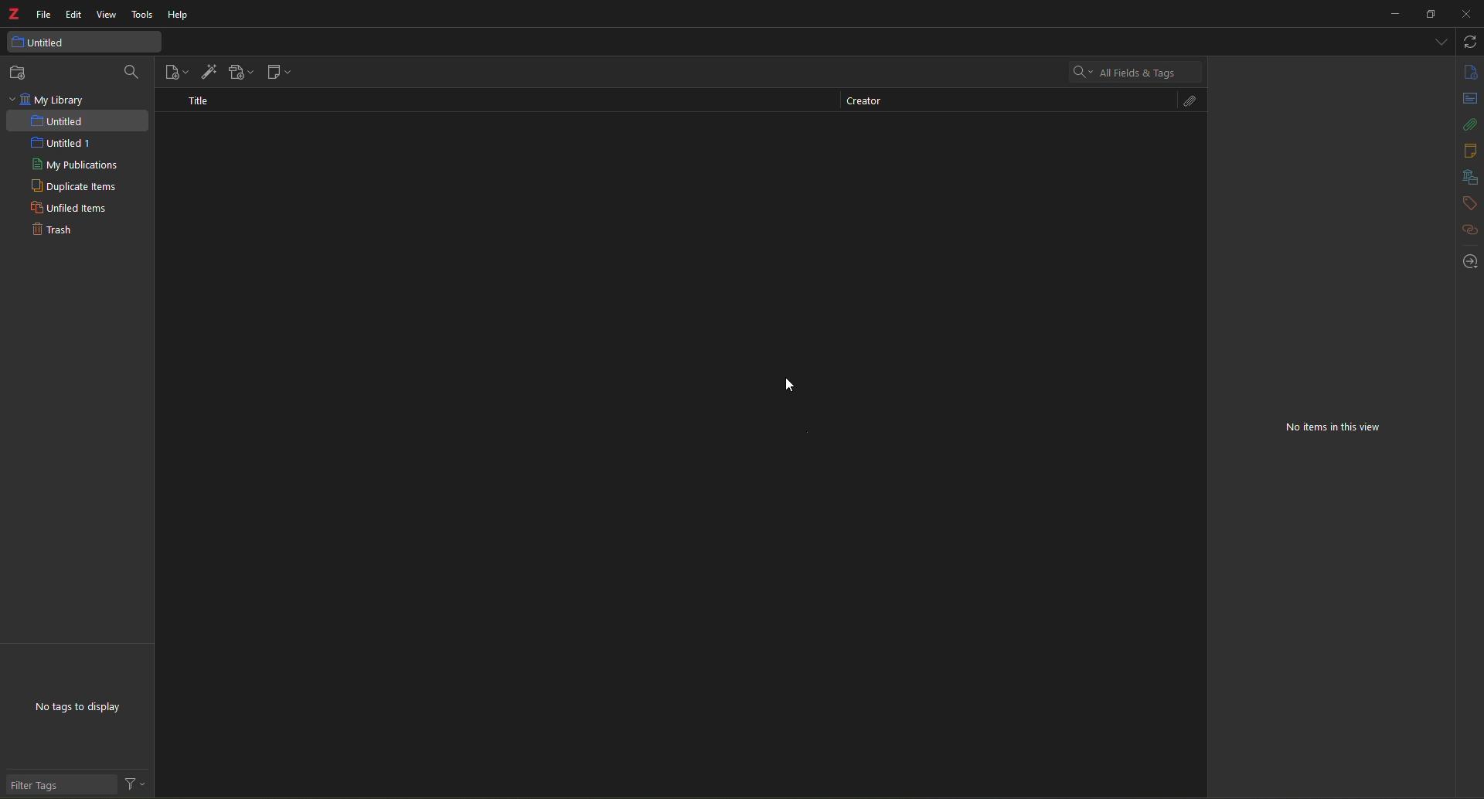 This screenshot has height=799, width=1484. I want to click on my publications, so click(79, 166).